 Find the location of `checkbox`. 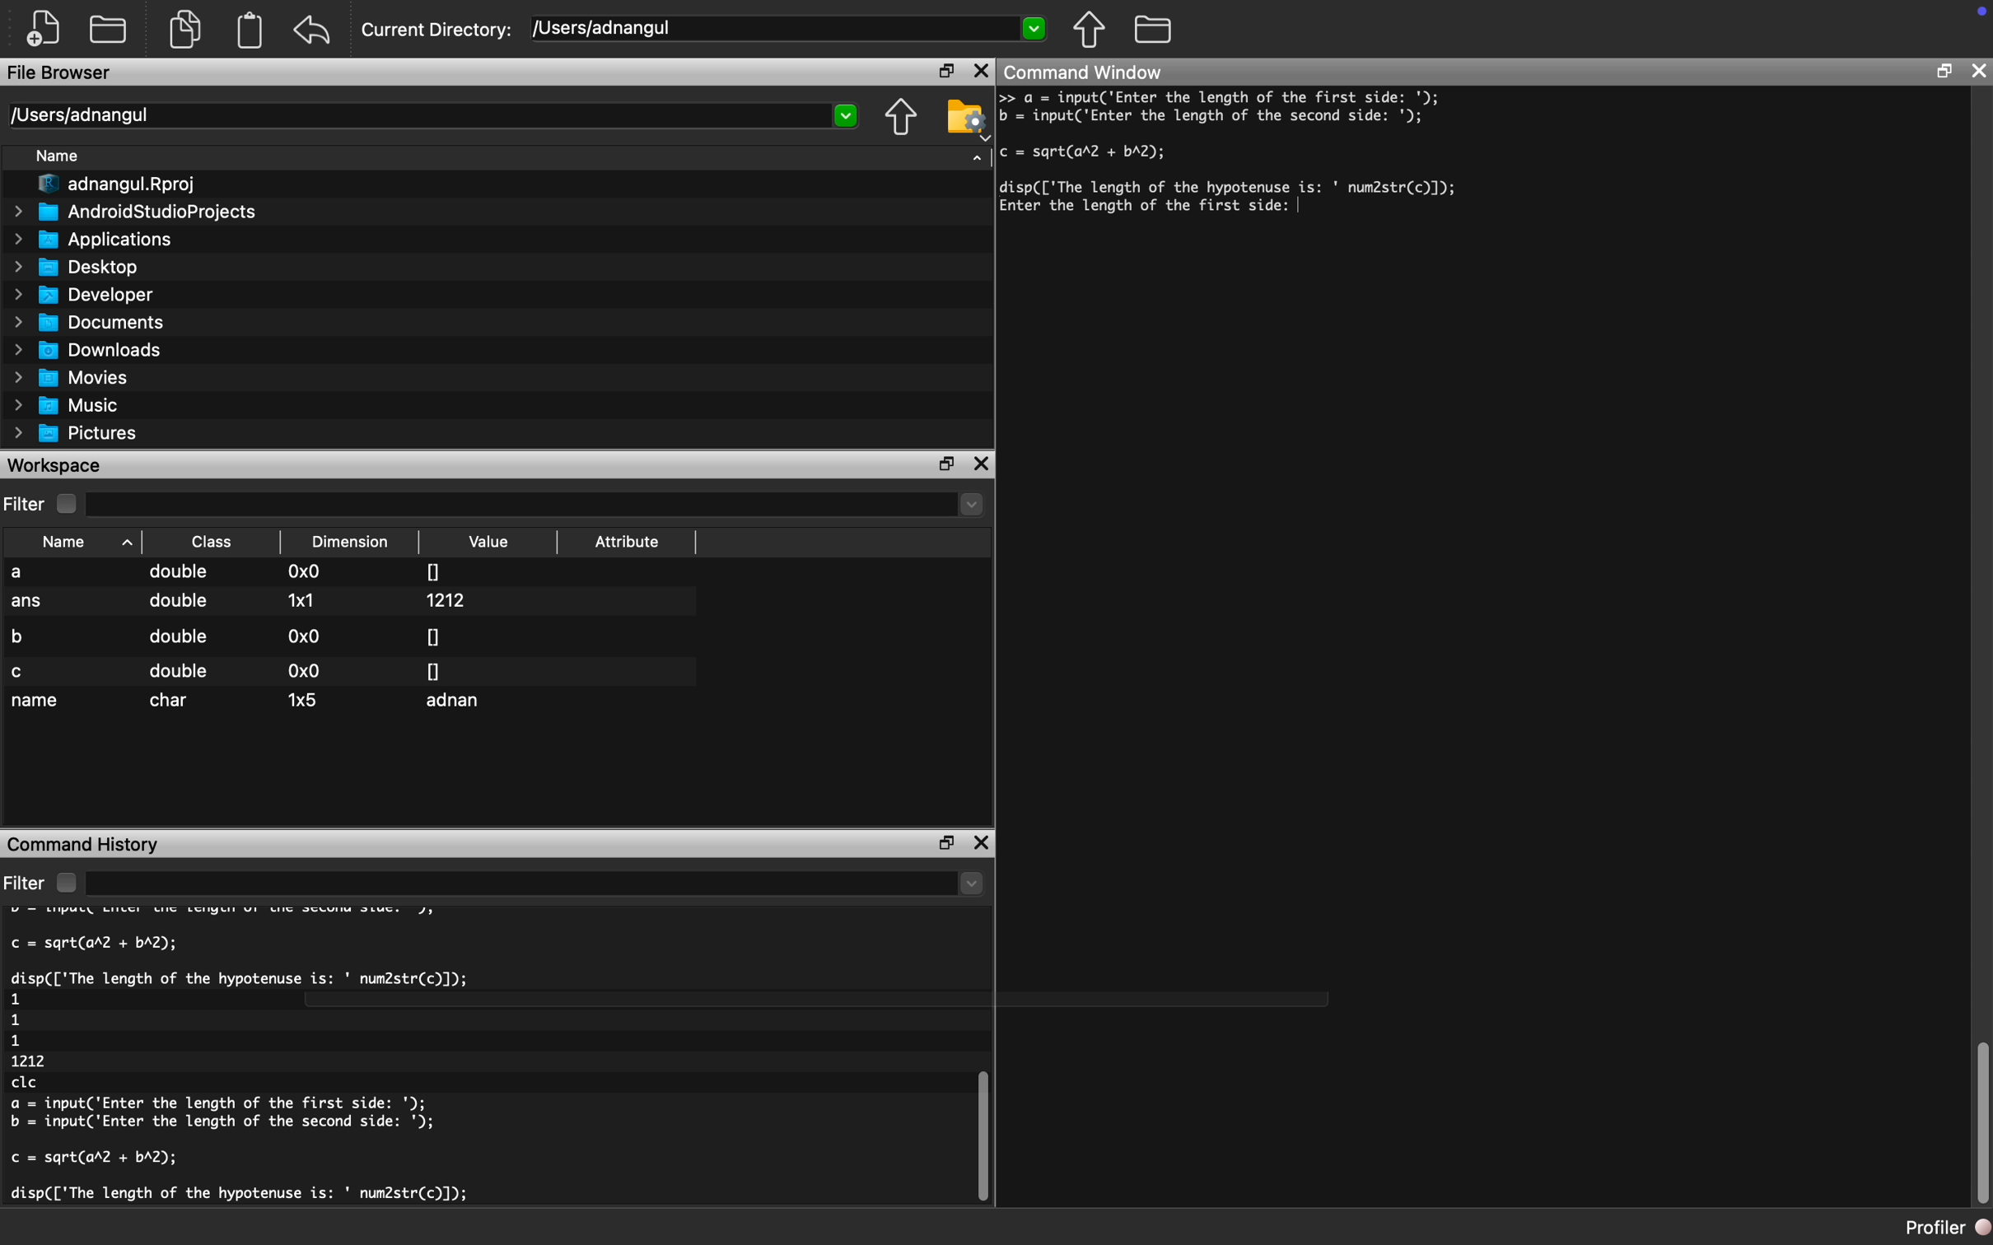

checkbox is located at coordinates (65, 883).